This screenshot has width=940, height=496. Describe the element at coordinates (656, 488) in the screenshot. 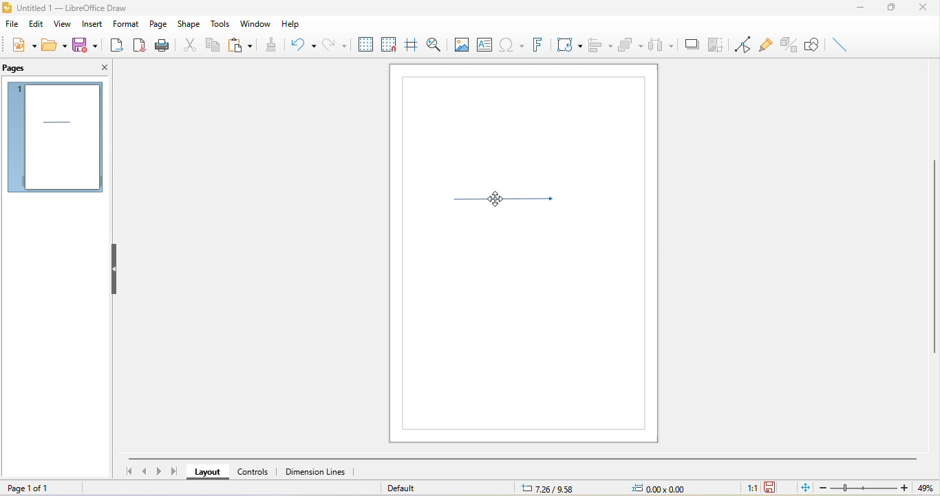

I see `0.00x0.00` at that location.